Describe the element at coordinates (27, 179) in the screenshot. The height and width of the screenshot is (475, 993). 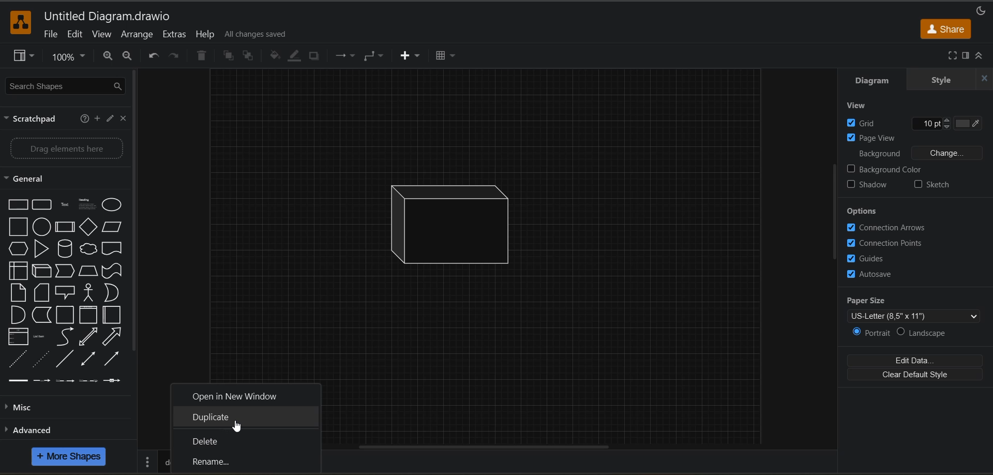
I see `general` at that location.